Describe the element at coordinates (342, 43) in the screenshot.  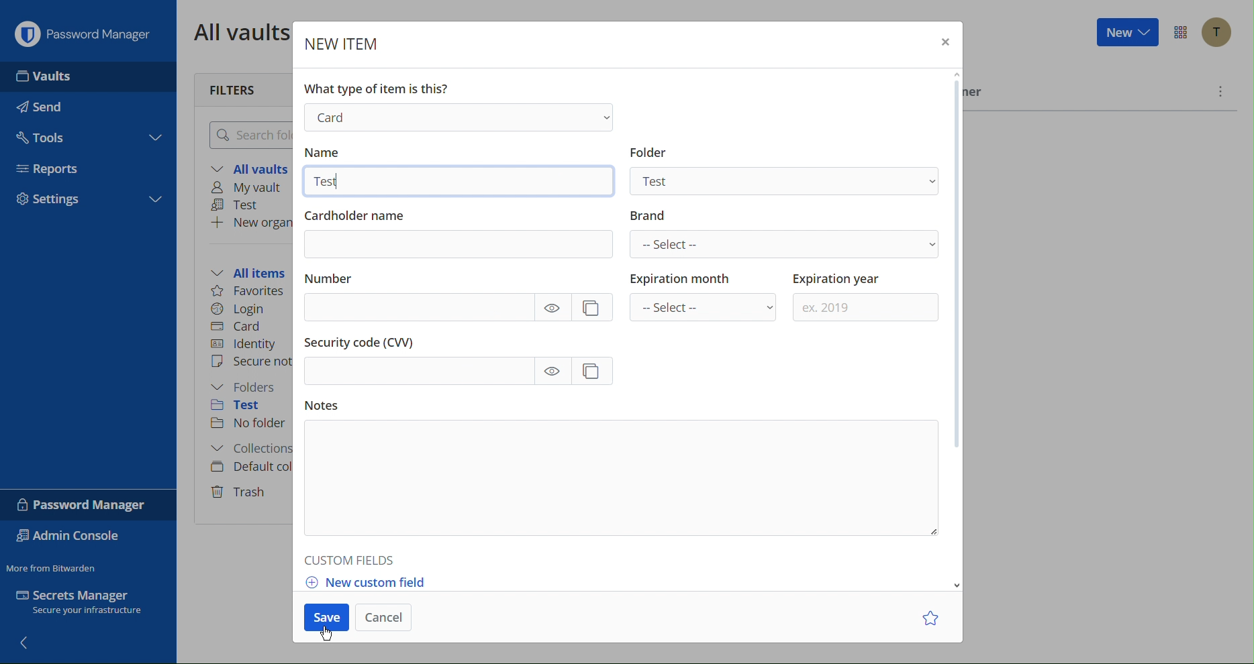
I see `New Item` at that location.